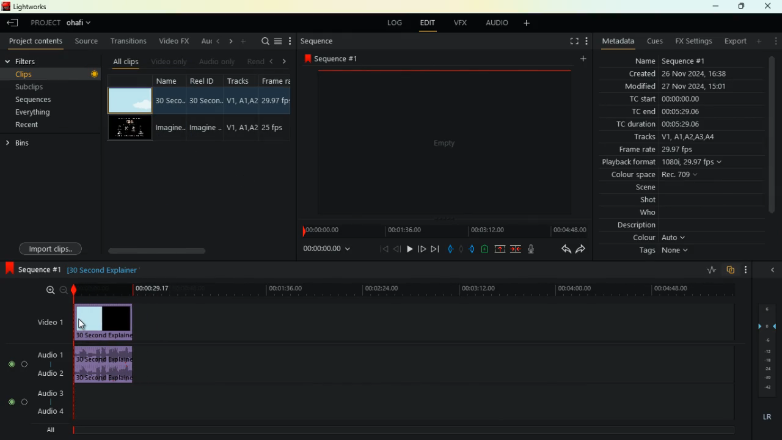  What do you see at coordinates (51, 291) in the screenshot?
I see `zoom` at bounding box center [51, 291].